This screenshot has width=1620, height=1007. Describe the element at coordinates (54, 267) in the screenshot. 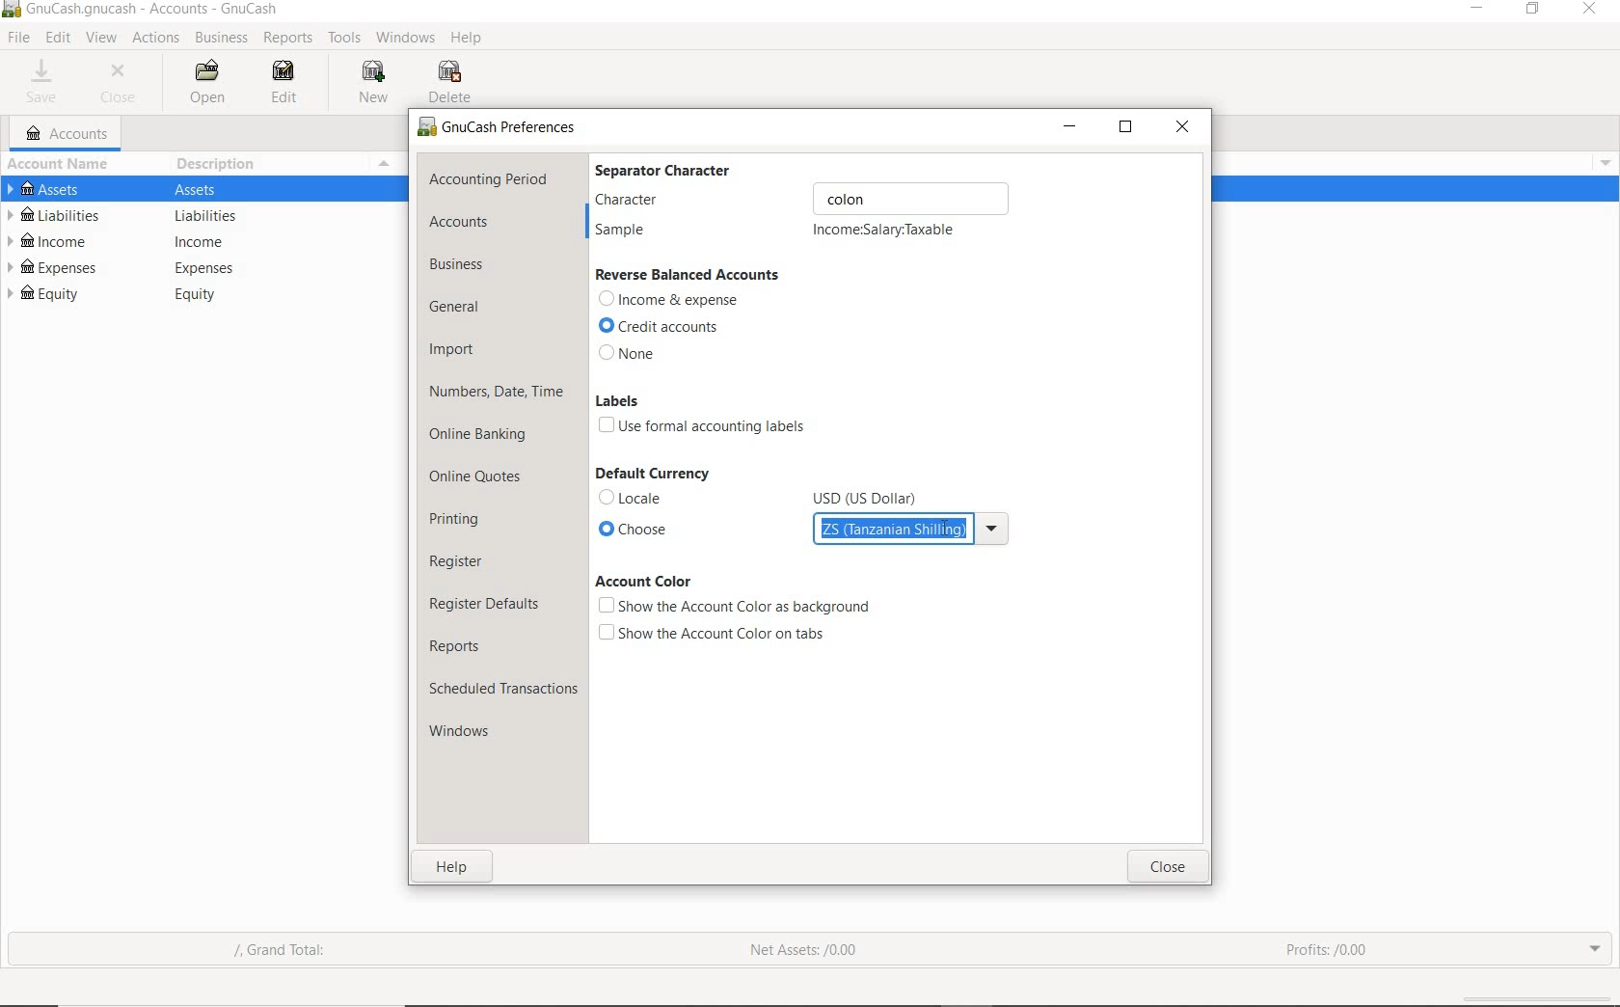

I see `EXPENSES` at that location.